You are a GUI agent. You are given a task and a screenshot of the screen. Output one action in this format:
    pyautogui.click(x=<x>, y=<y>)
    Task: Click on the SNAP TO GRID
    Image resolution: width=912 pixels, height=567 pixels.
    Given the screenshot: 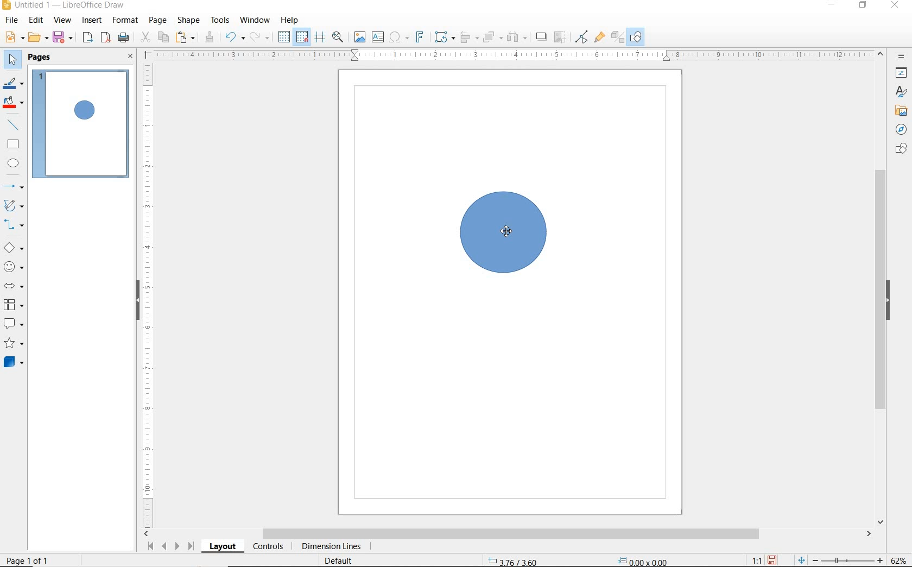 What is the action you would take?
    pyautogui.click(x=303, y=37)
    